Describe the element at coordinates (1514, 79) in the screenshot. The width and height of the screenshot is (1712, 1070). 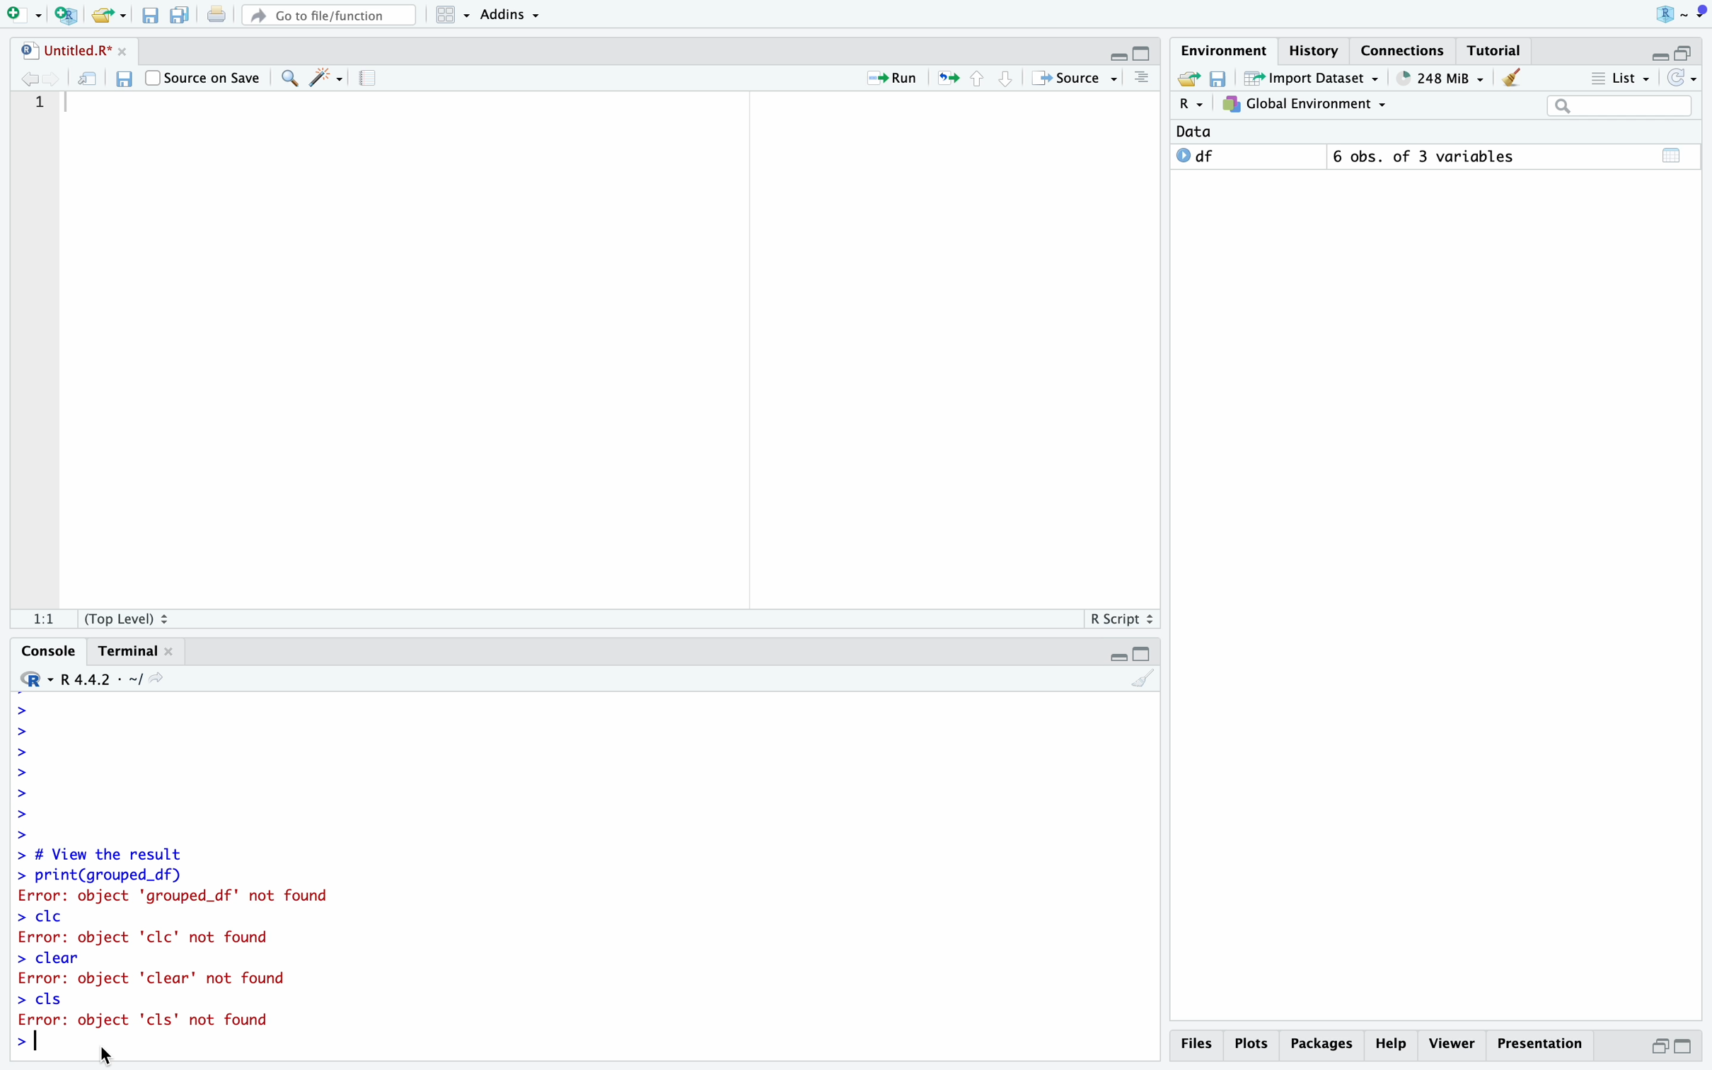
I see `Clear` at that location.